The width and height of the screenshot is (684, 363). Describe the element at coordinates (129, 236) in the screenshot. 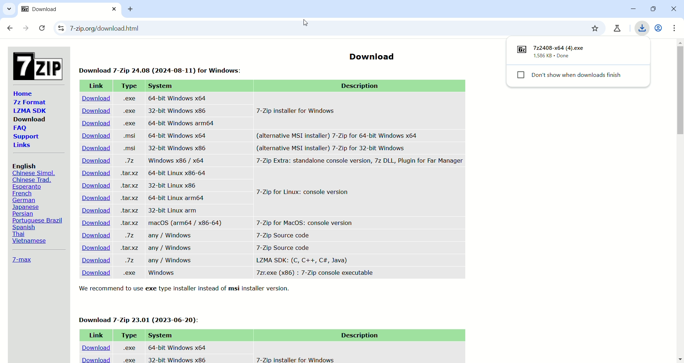

I see `Jz` at that location.